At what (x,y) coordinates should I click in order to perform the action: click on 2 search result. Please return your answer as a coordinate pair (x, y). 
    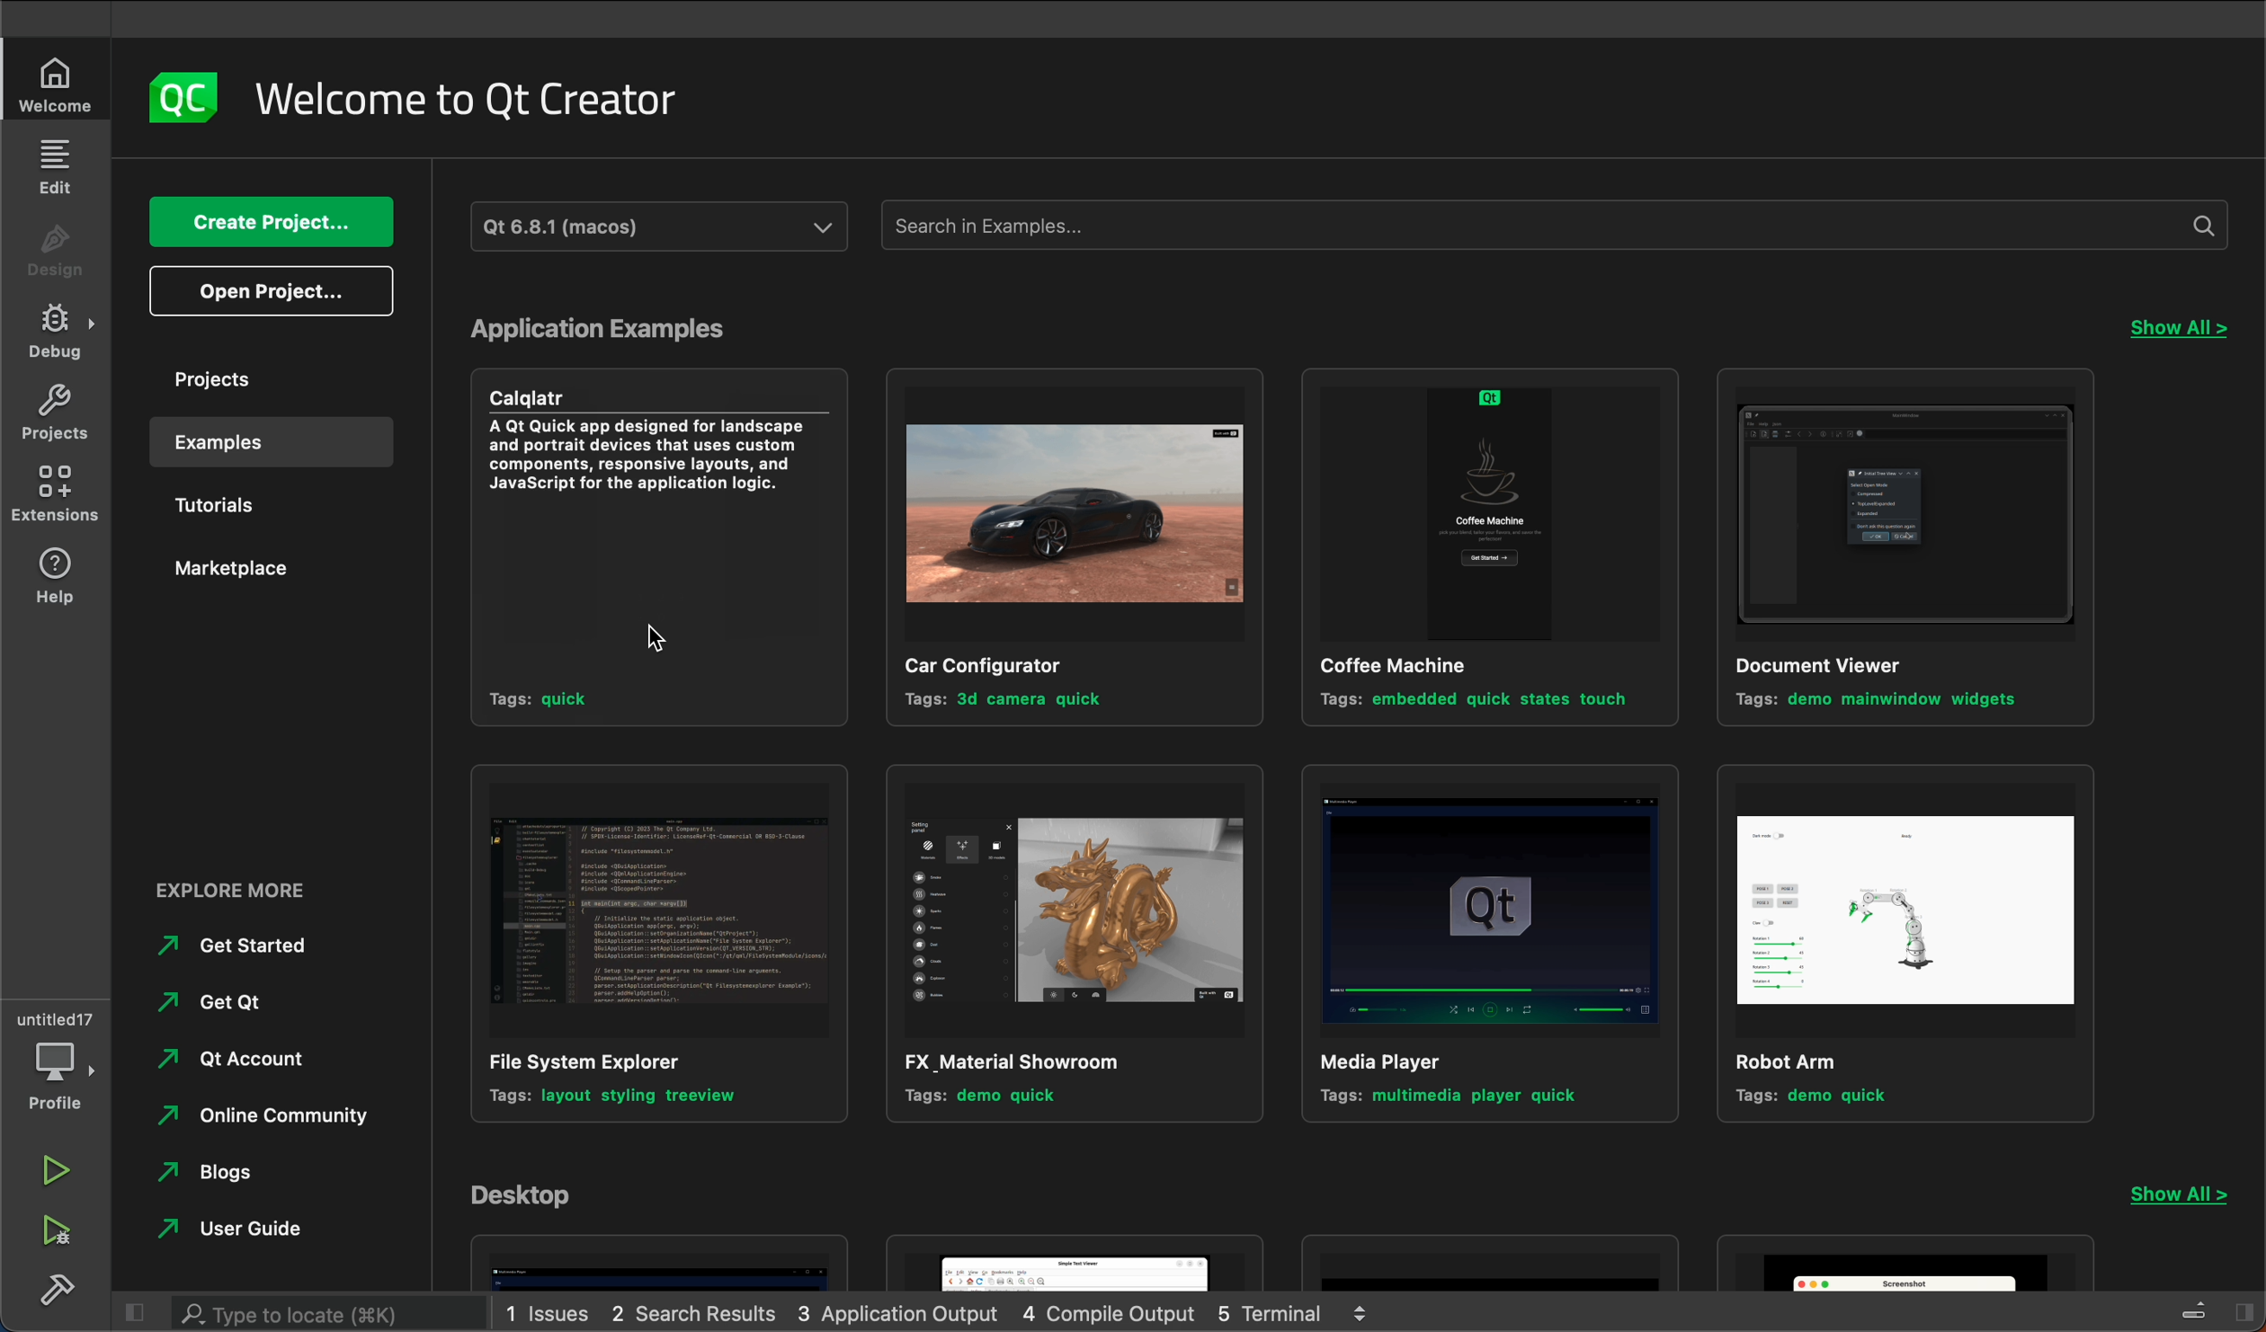
    Looking at the image, I should click on (696, 1312).